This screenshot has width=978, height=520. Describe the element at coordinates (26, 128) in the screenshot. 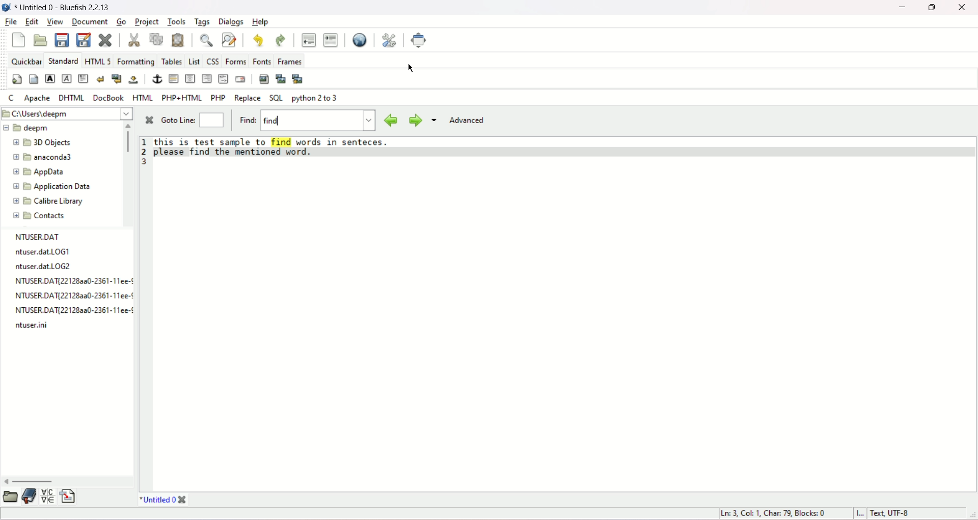

I see `deepm` at that location.